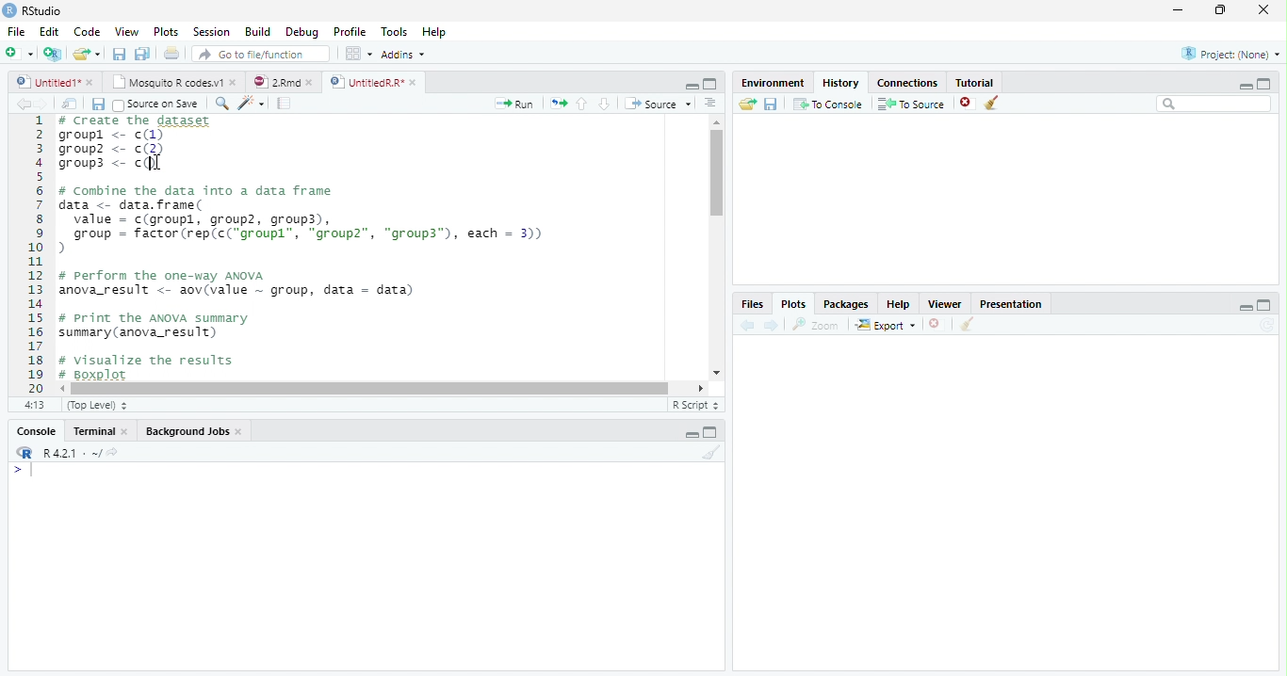 This screenshot has height=676, width=1287. Describe the element at coordinates (947, 303) in the screenshot. I see `Viewer` at that location.